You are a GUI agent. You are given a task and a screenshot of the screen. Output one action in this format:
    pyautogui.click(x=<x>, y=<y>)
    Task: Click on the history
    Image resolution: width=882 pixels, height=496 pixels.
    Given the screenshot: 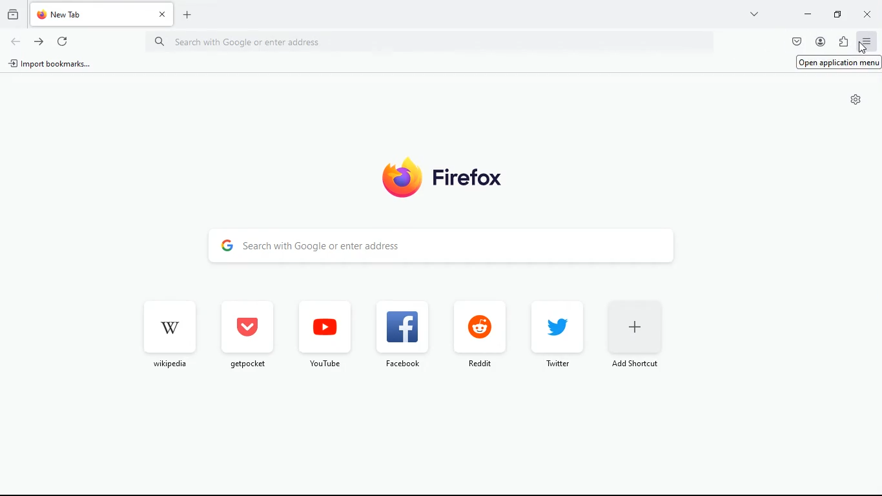 What is the action you would take?
    pyautogui.click(x=13, y=14)
    